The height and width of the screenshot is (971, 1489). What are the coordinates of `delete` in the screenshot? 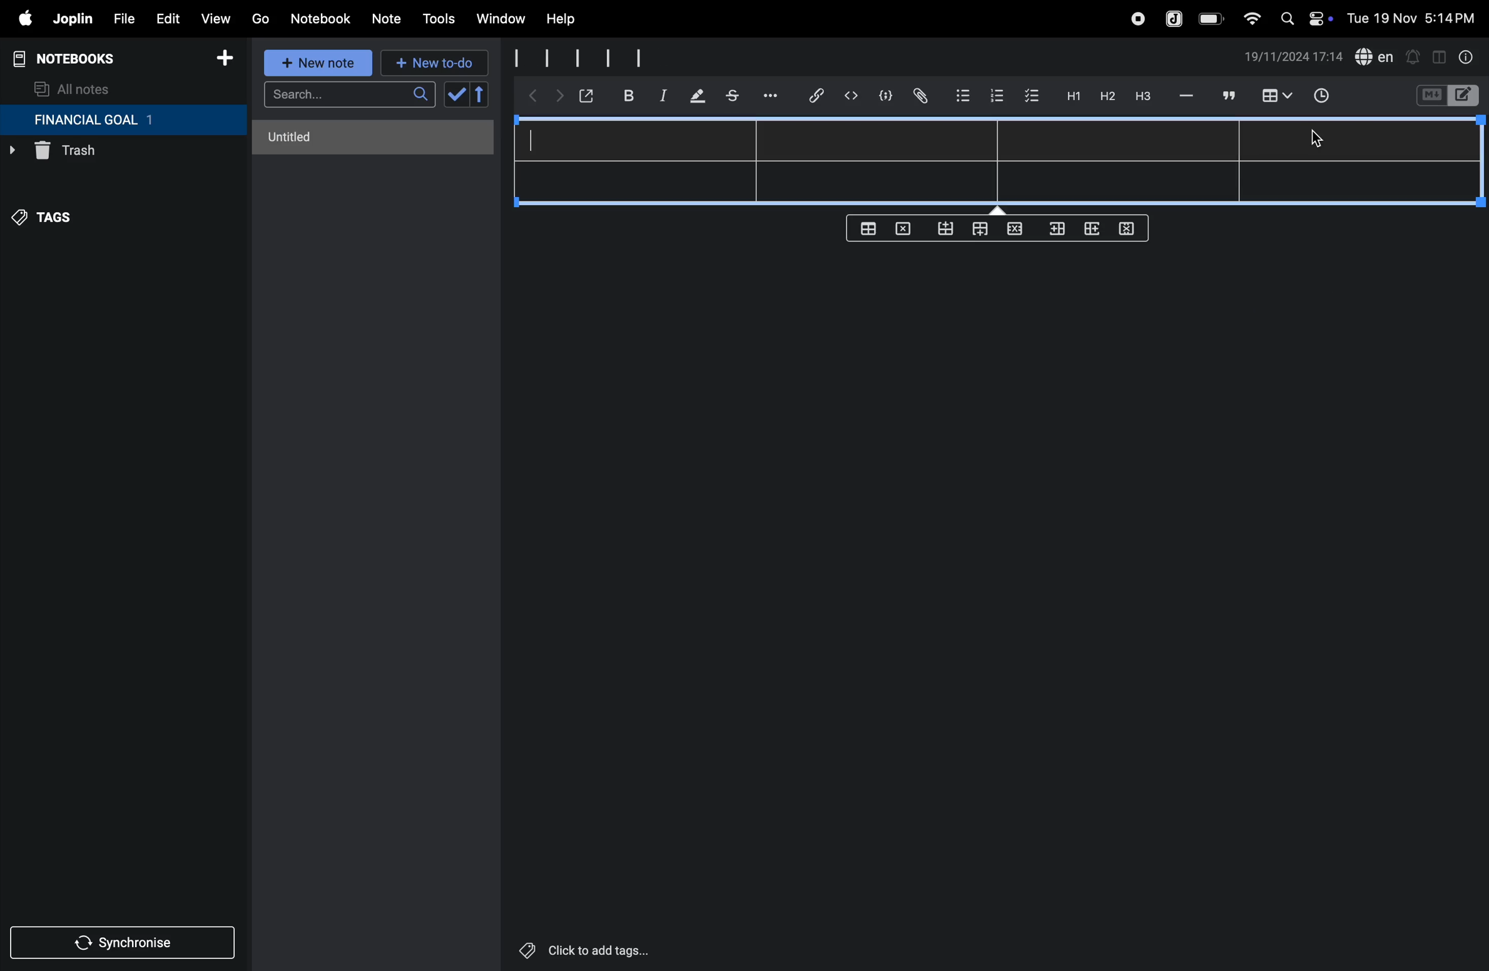 It's located at (907, 228).